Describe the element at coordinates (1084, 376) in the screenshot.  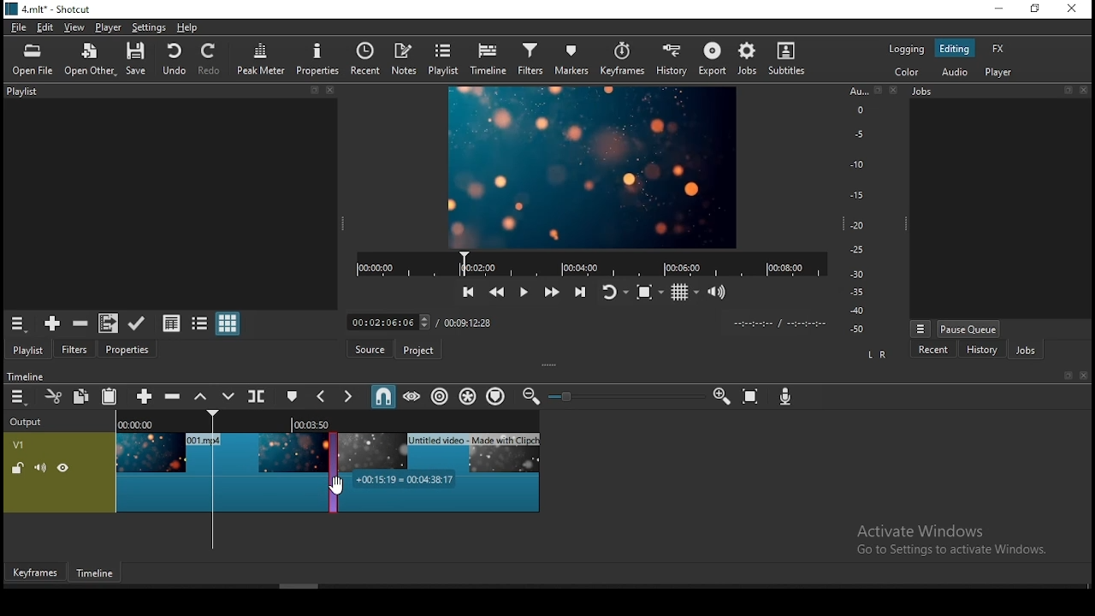
I see `close` at that location.